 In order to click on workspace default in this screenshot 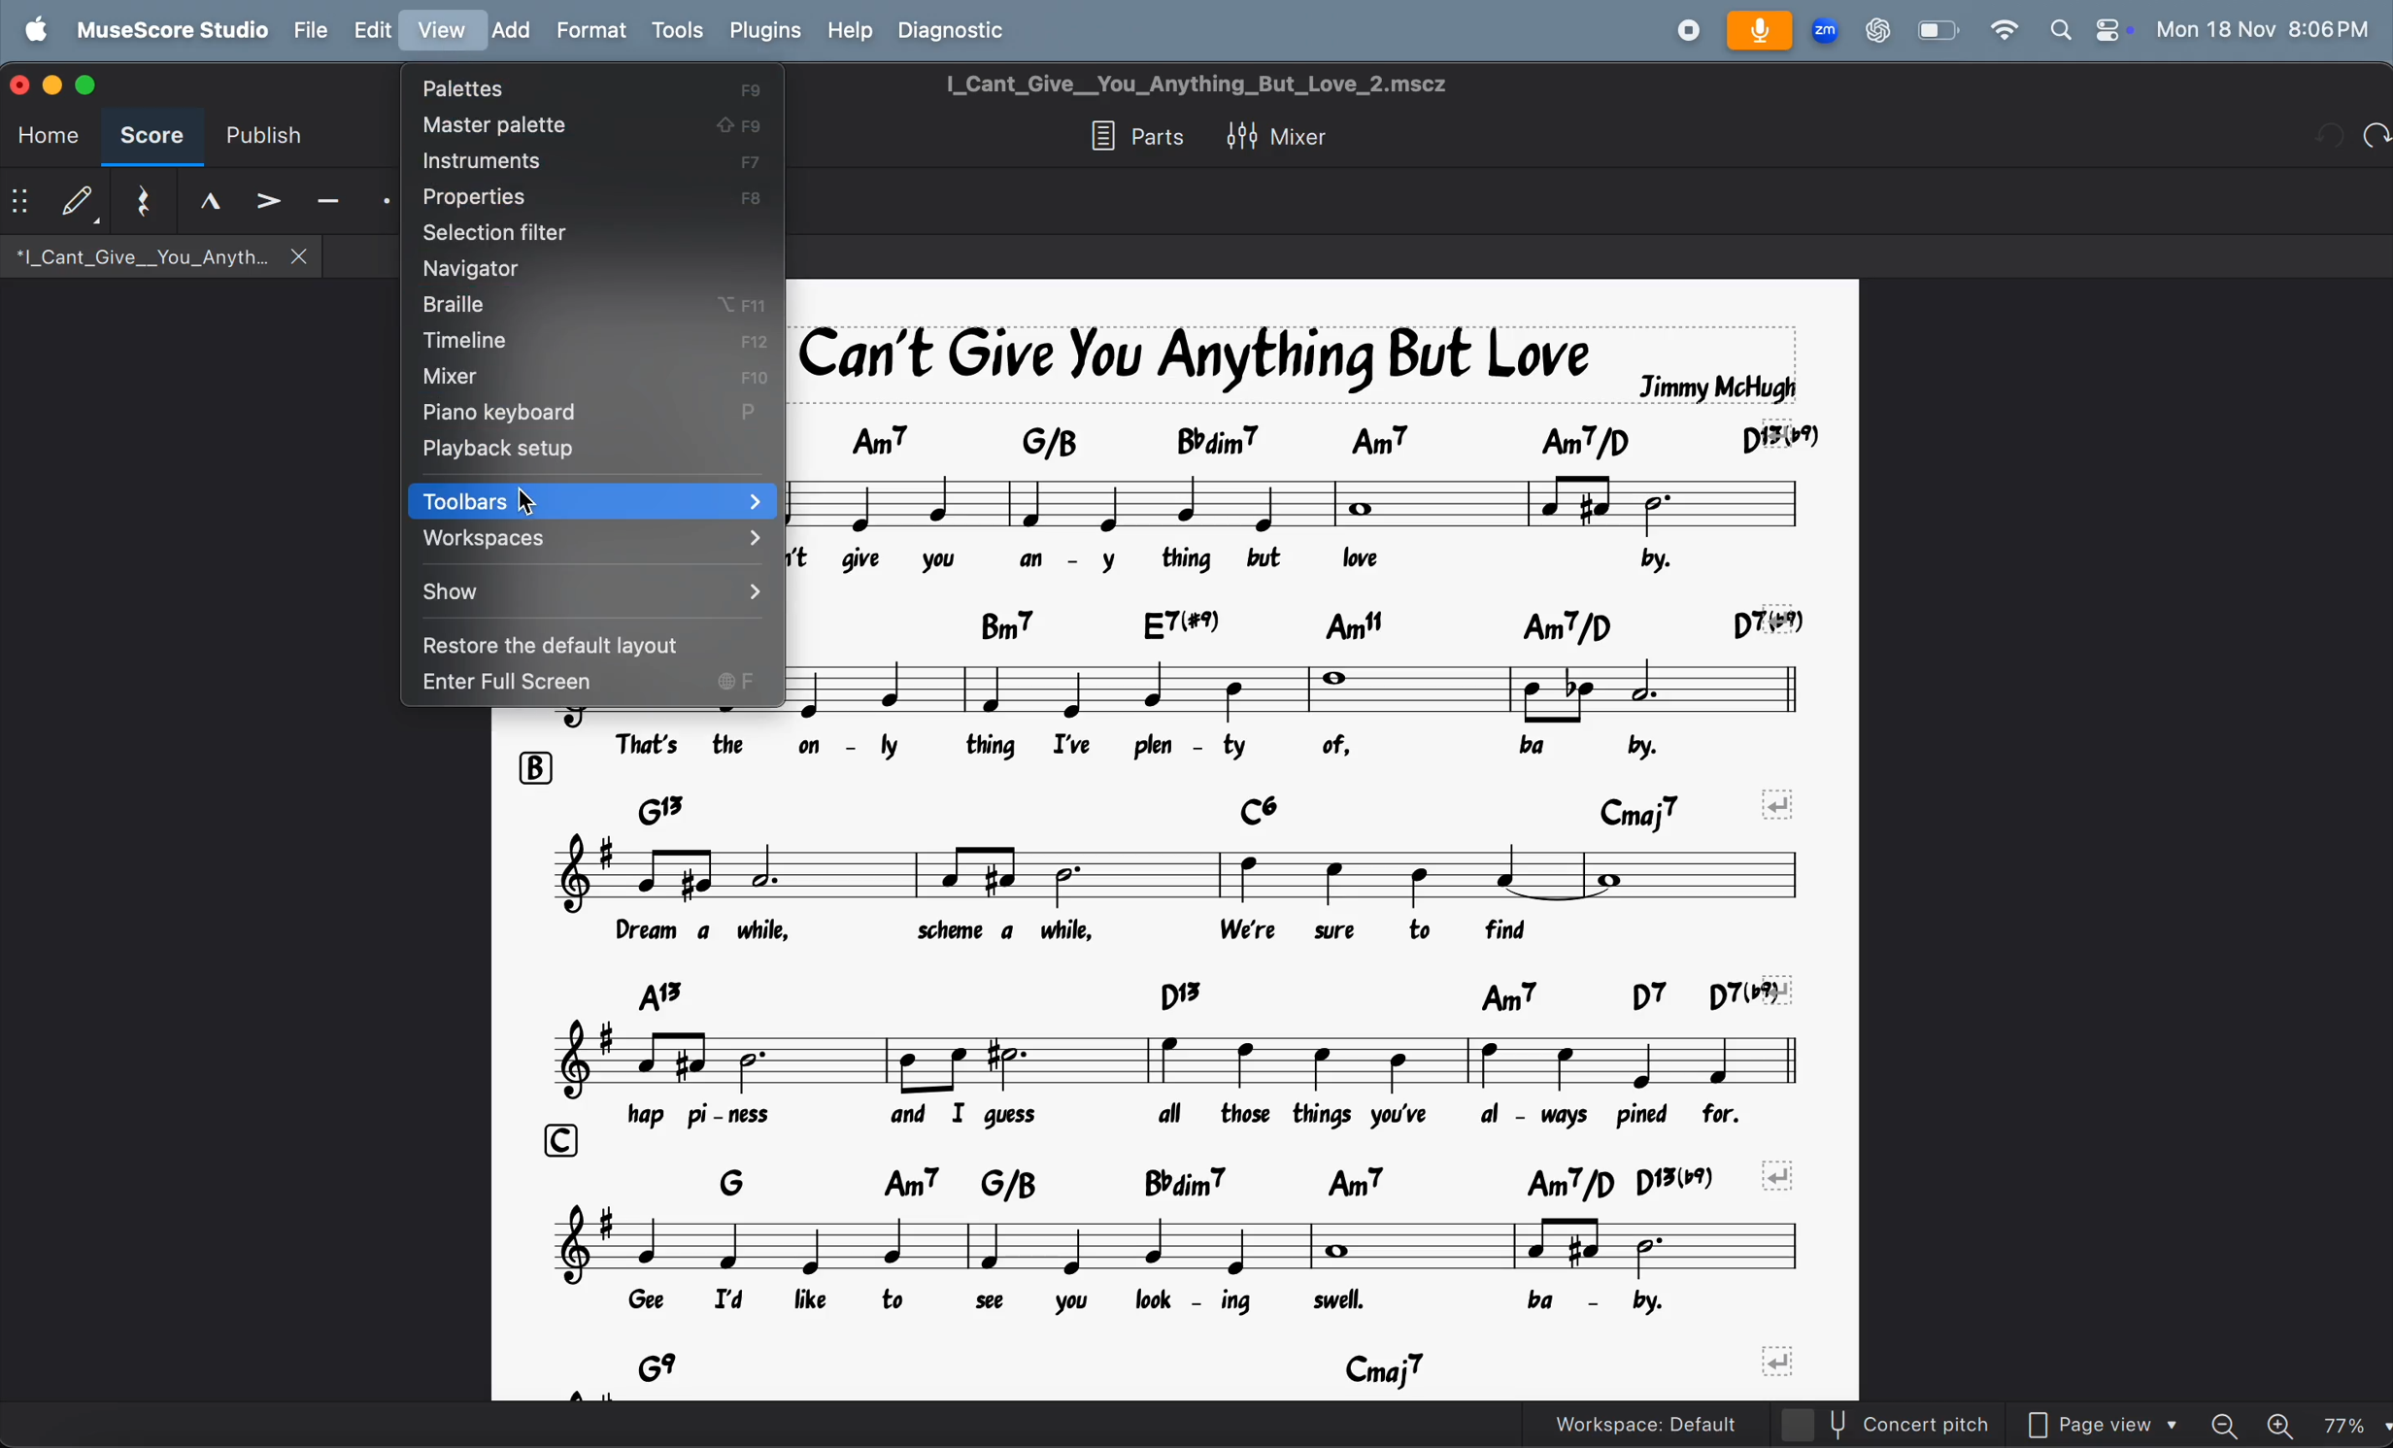, I will do `click(1664, 1423)`.